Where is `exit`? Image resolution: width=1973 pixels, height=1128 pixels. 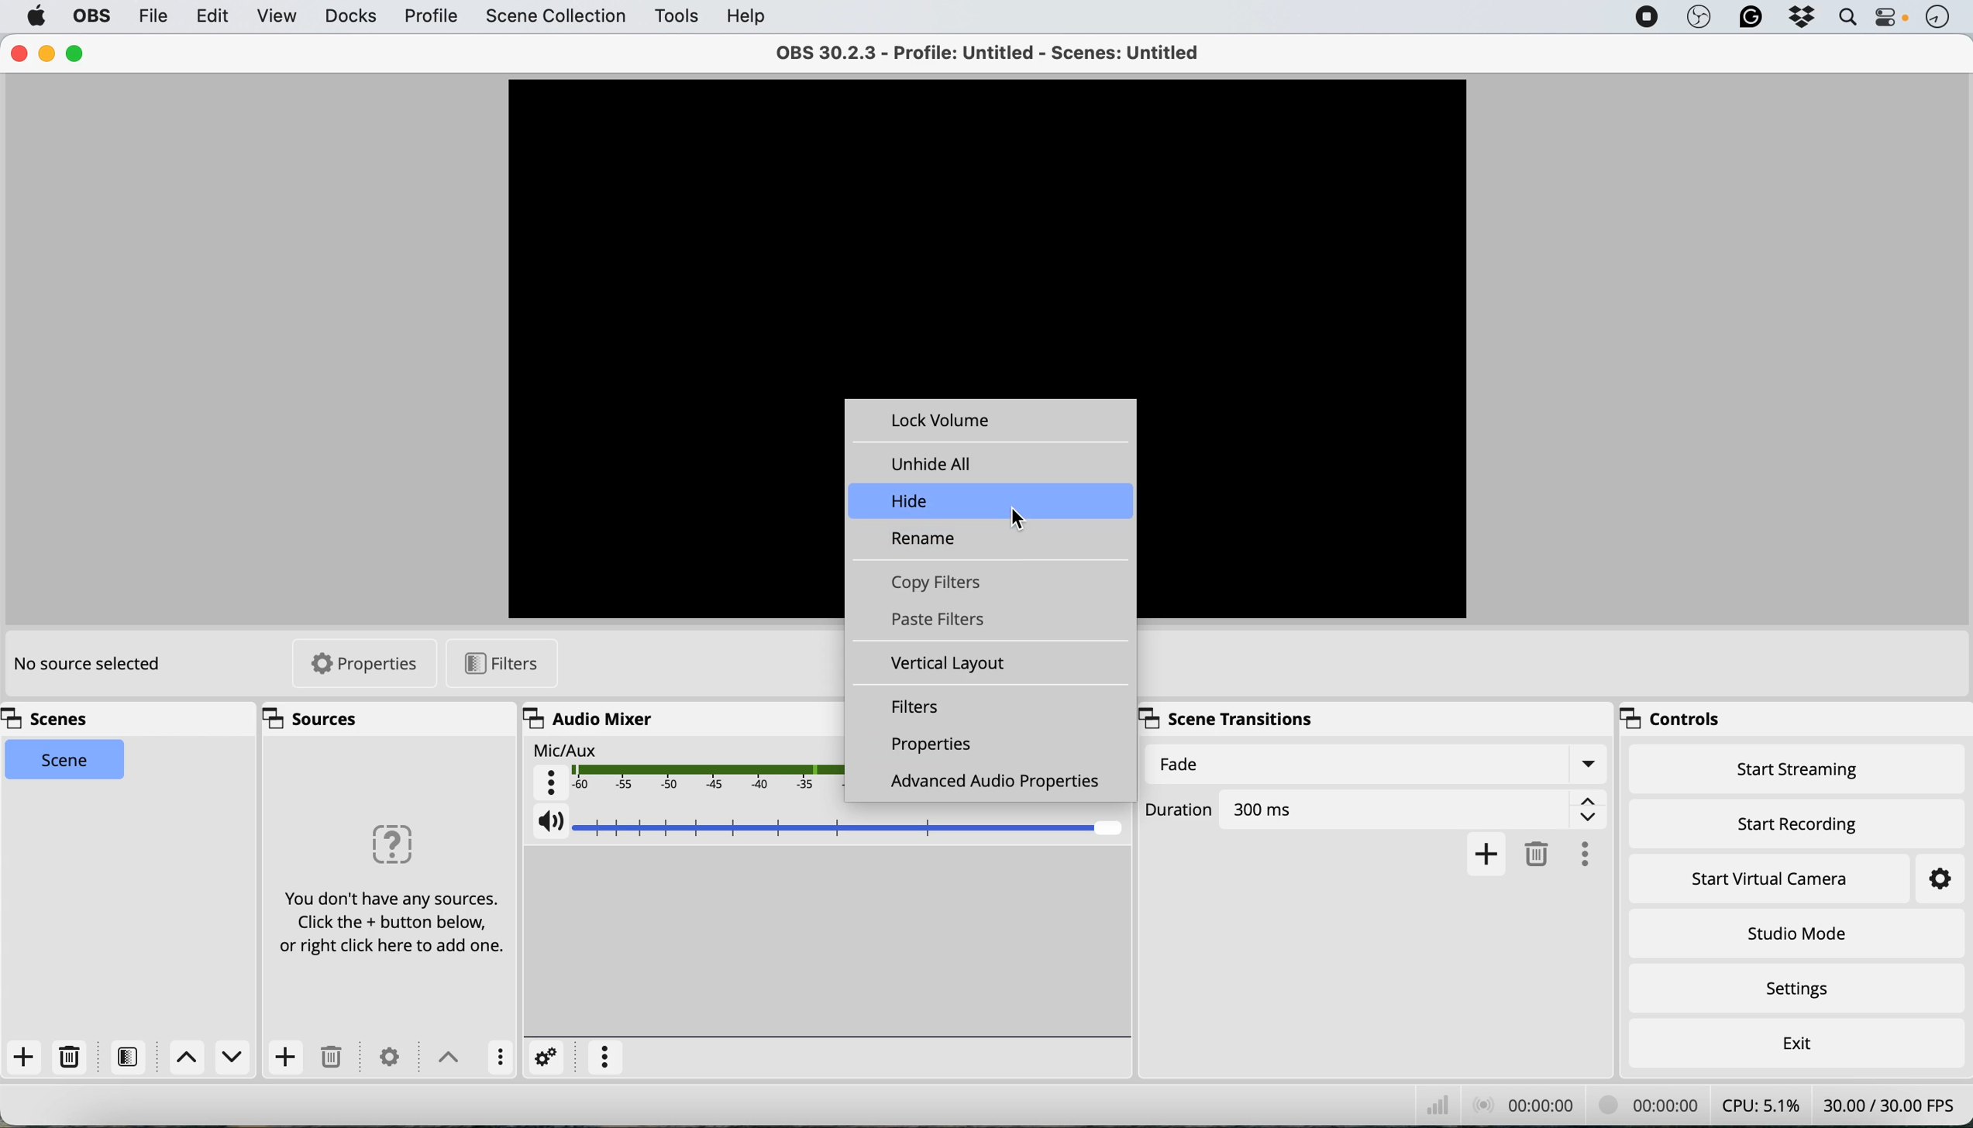 exit is located at coordinates (1800, 1042).